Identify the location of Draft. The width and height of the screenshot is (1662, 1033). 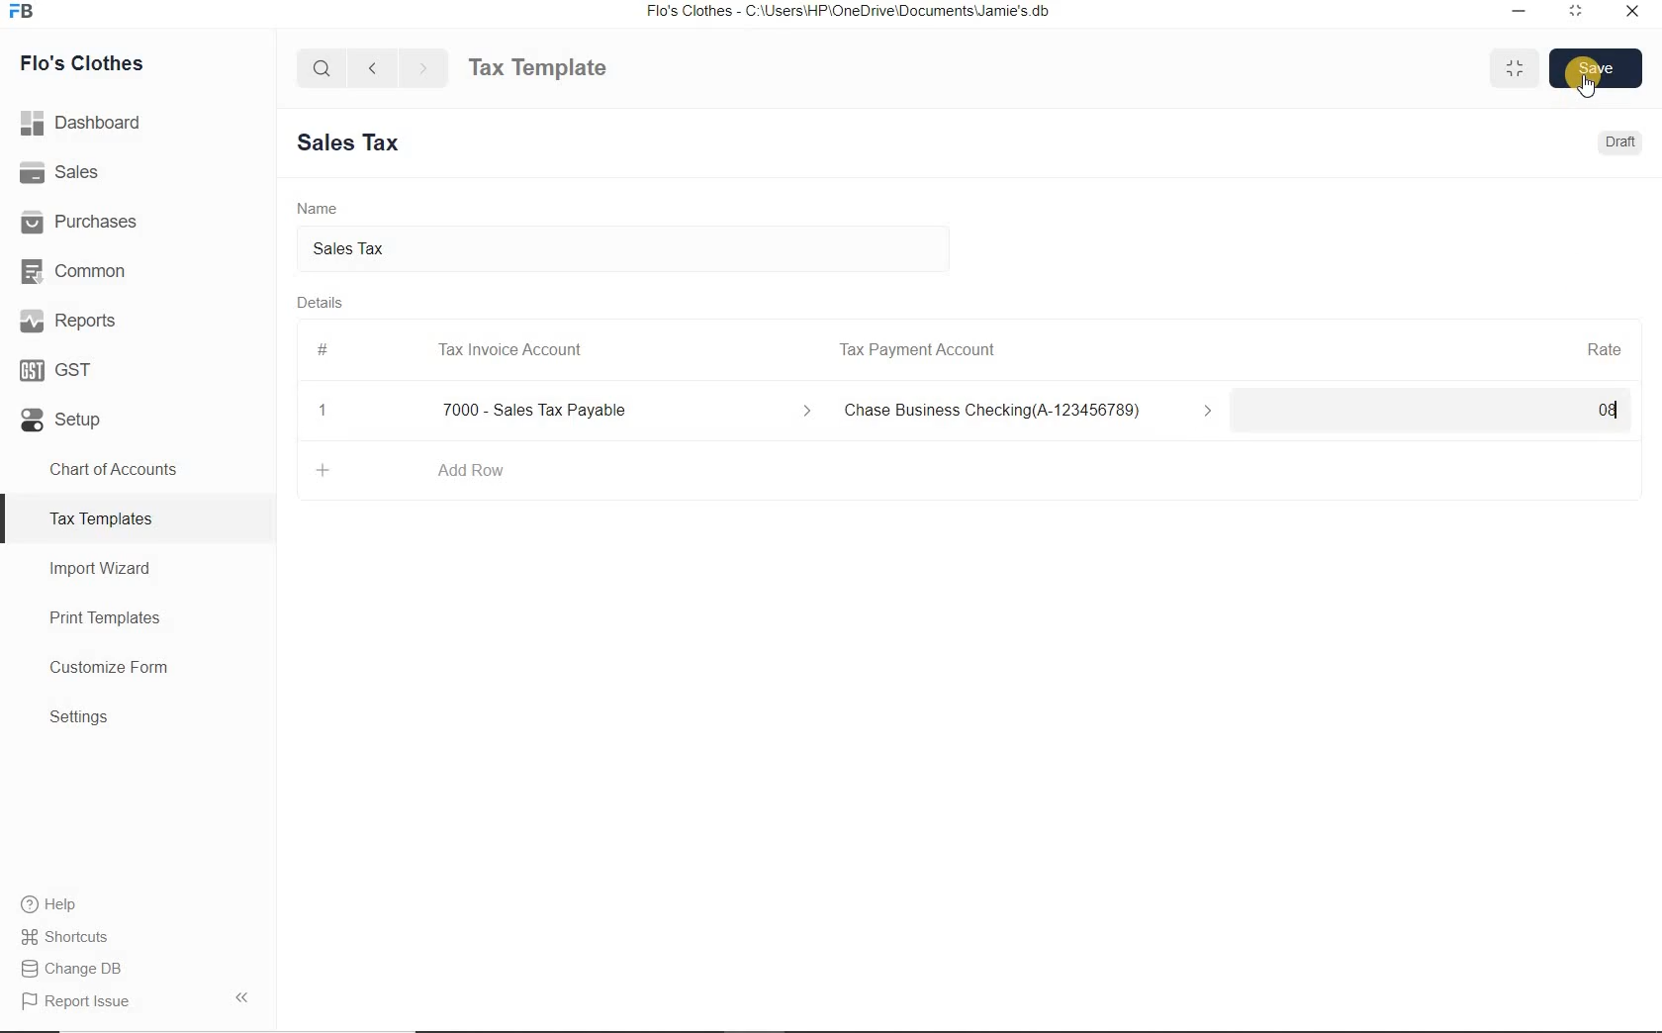
(1622, 141).